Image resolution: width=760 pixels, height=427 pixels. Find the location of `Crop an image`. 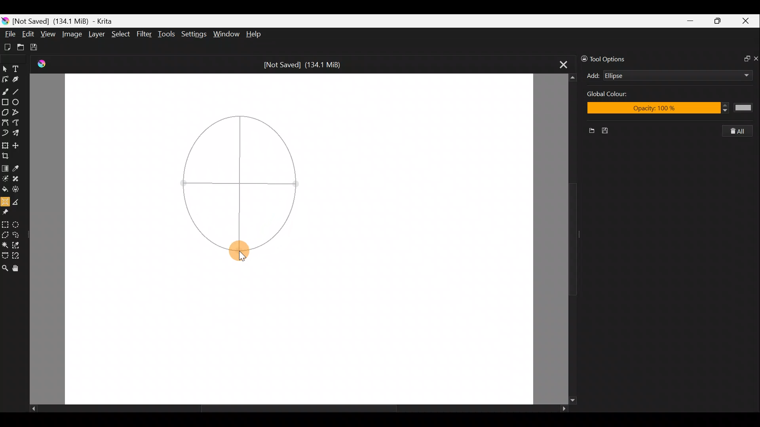

Crop an image is located at coordinates (8, 155).